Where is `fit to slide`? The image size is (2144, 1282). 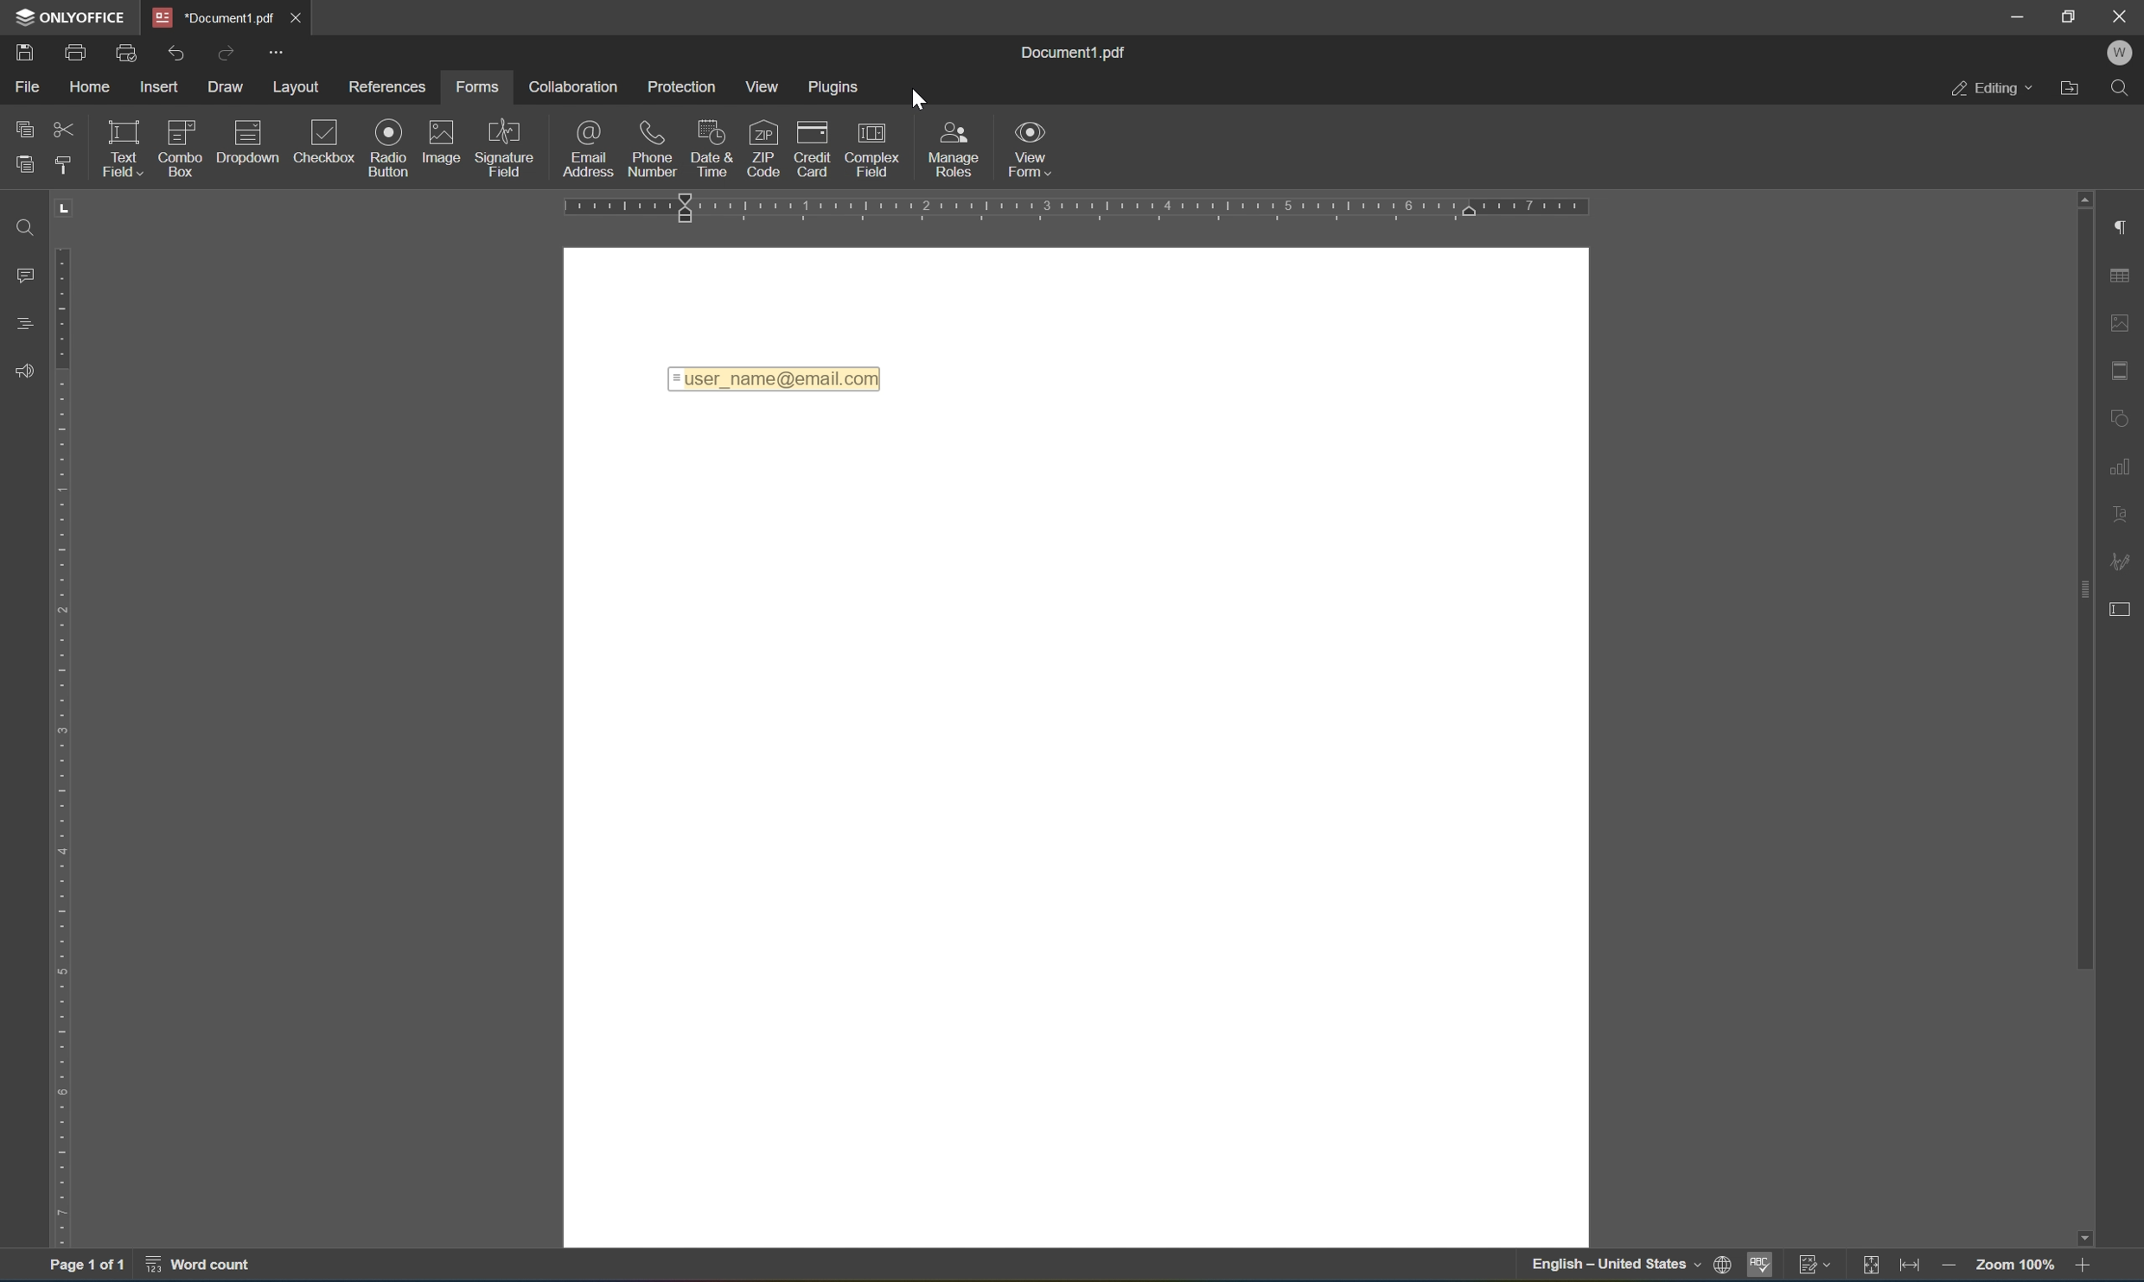
fit to slide is located at coordinates (1869, 1263).